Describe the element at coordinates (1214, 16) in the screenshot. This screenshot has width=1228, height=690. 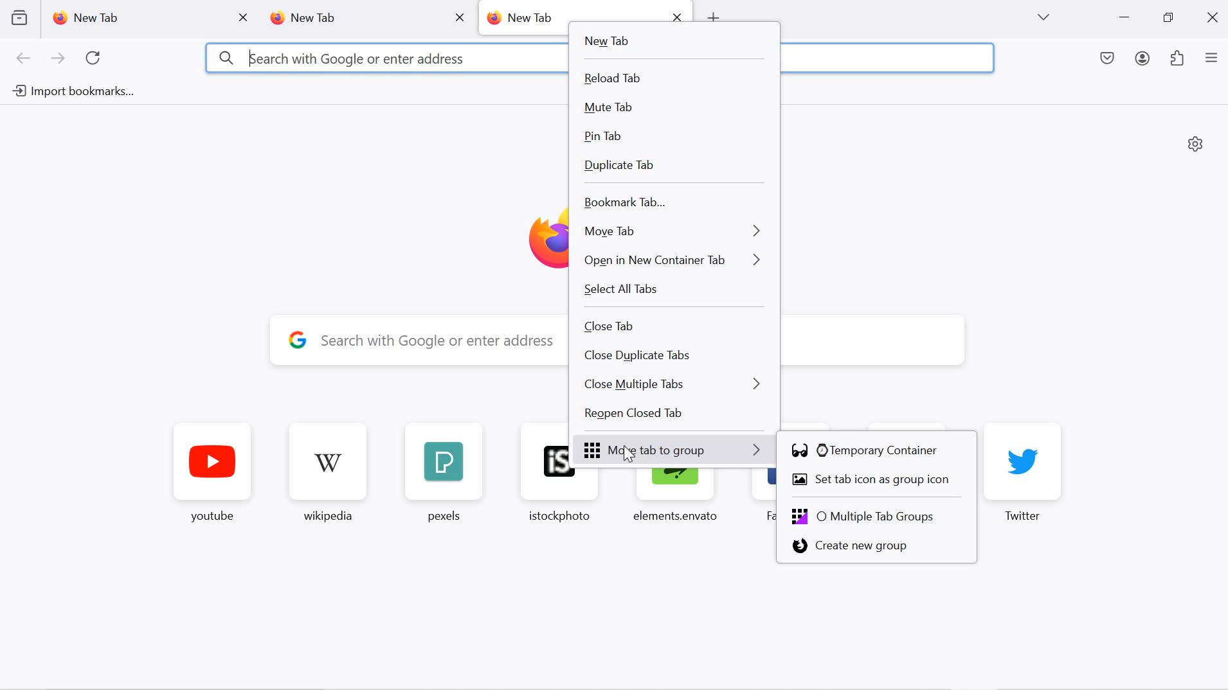
I see `close` at that location.